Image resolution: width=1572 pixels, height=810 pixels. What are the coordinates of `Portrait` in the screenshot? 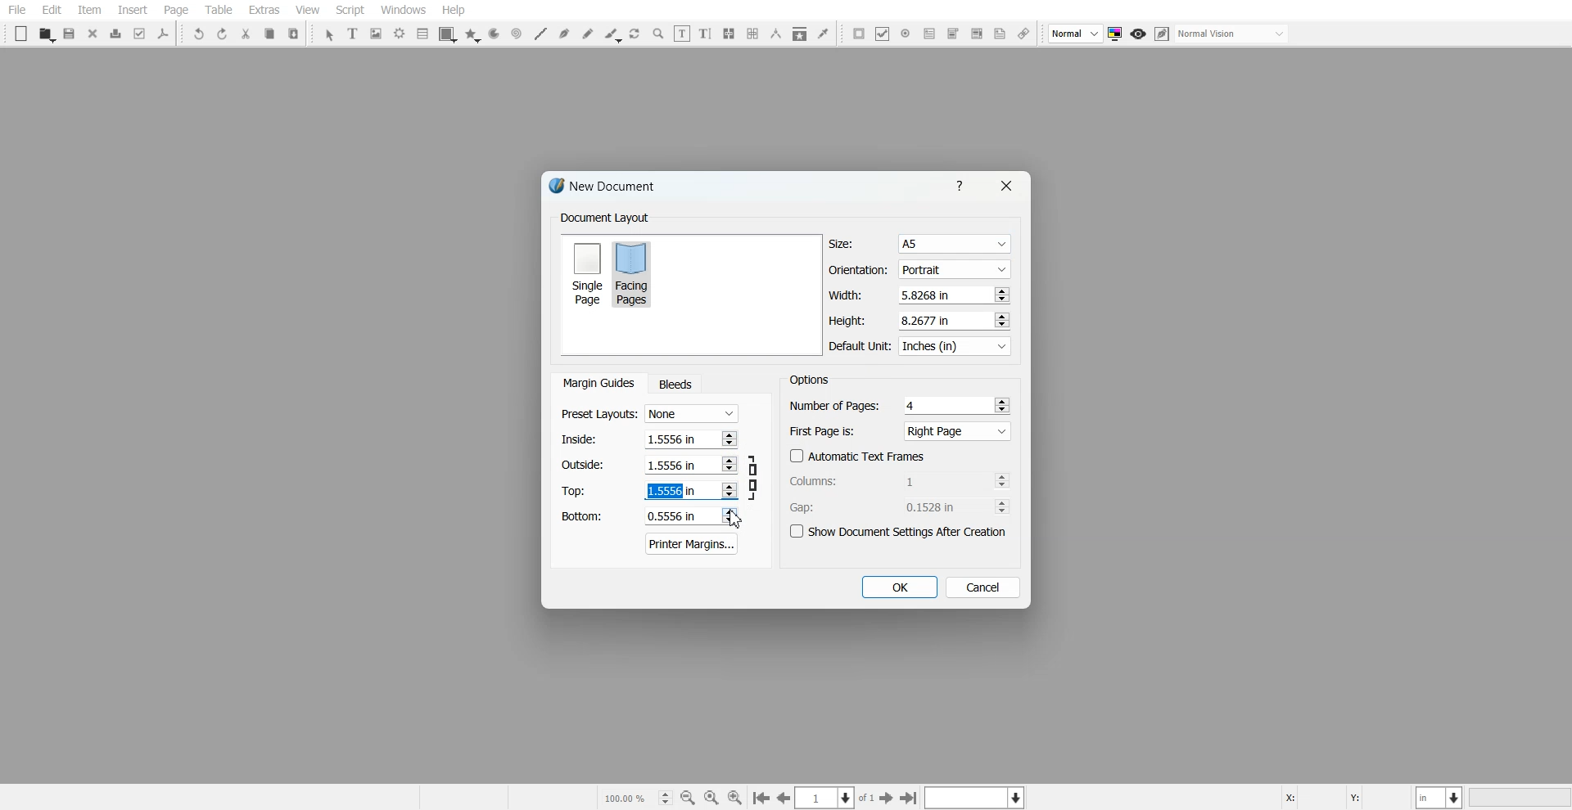 It's located at (953, 268).